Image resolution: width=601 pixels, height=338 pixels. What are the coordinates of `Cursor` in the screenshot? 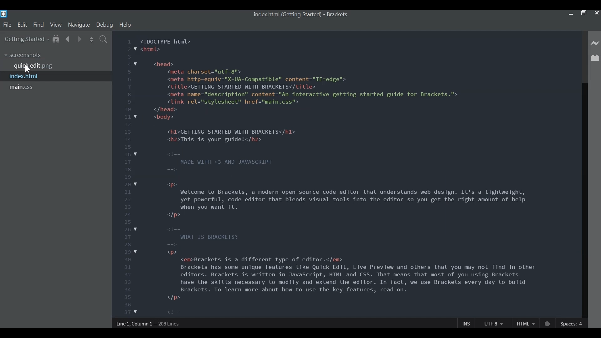 It's located at (29, 69).